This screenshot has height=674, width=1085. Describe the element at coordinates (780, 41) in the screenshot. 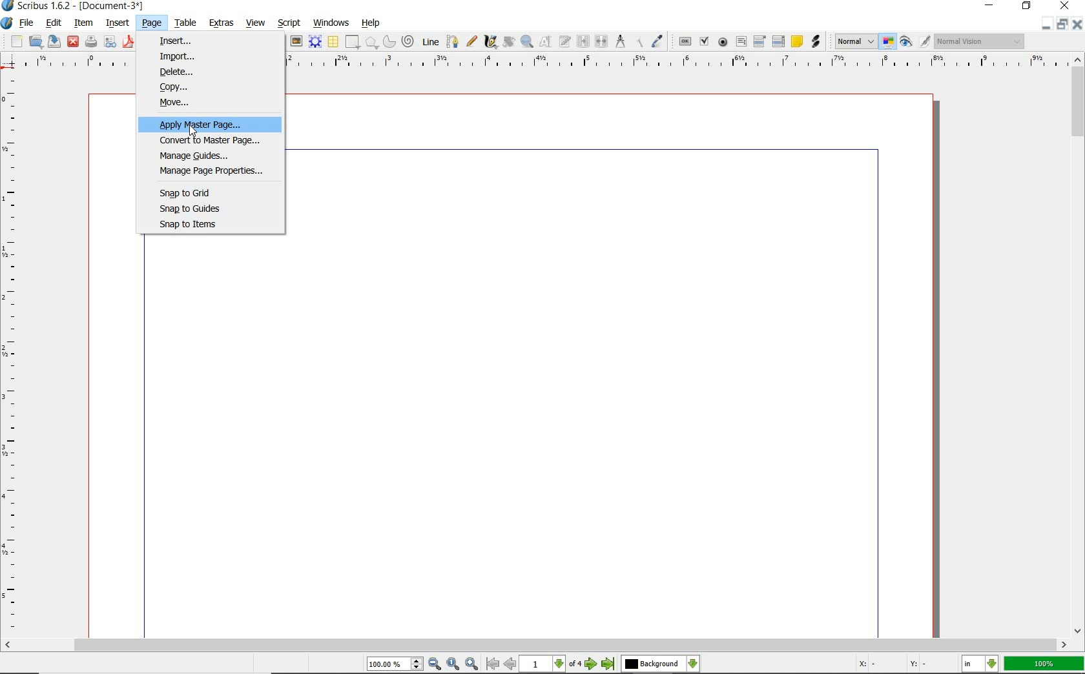

I see `pdf list box` at that location.